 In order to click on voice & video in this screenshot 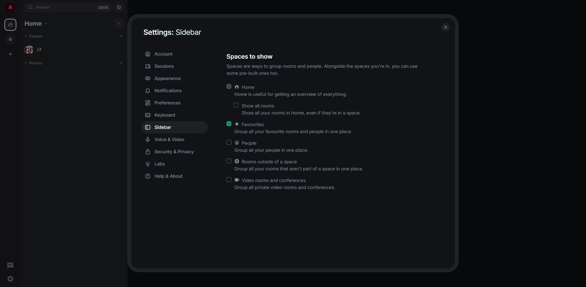, I will do `click(167, 140)`.